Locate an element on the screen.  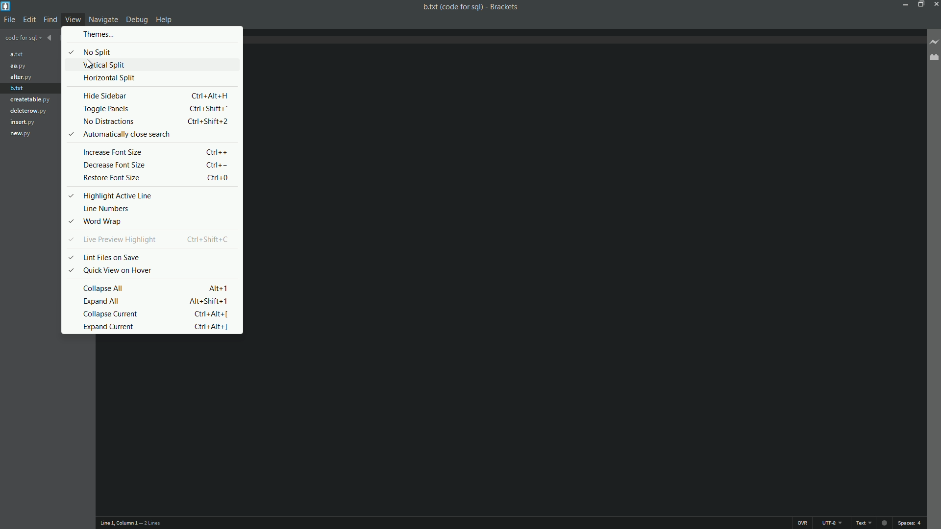
no split is located at coordinates (154, 51).